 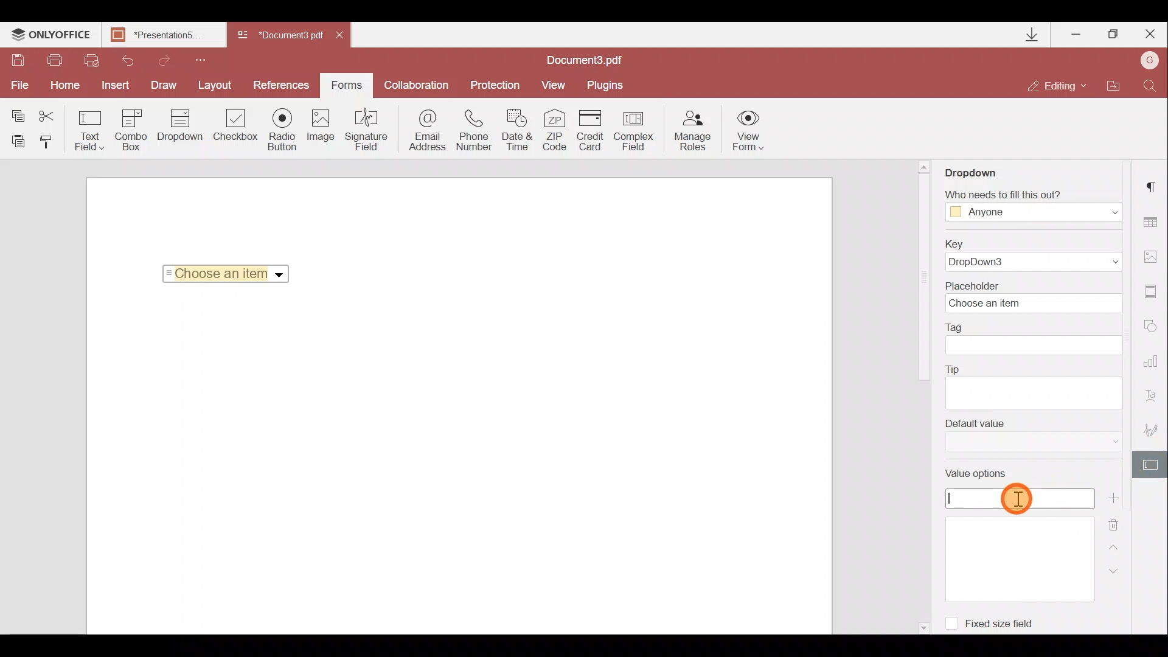 What do you see at coordinates (557, 130) in the screenshot?
I see `ZIP code` at bounding box center [557, 130].